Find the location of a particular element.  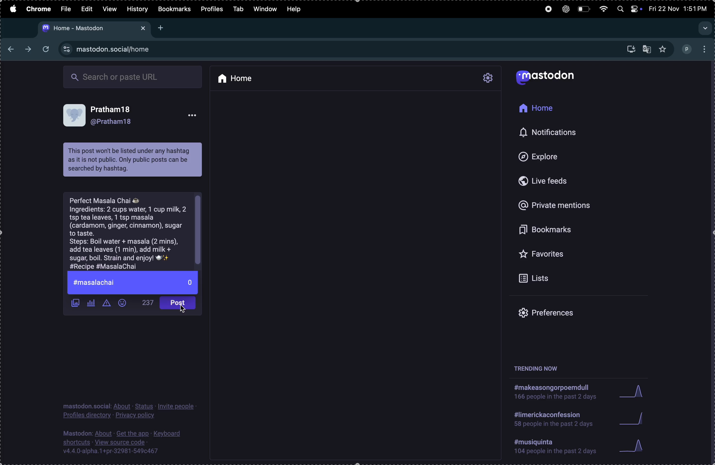

record is located at coordinates (547, 9).